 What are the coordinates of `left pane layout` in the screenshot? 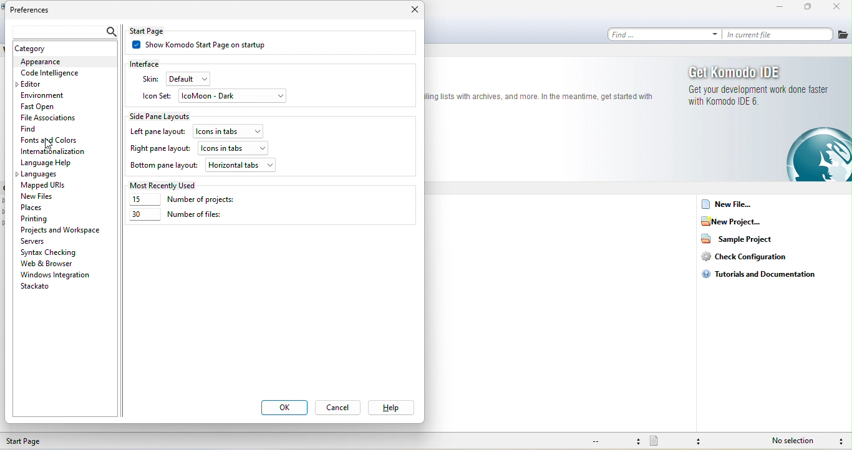 It's located at (156, 133).